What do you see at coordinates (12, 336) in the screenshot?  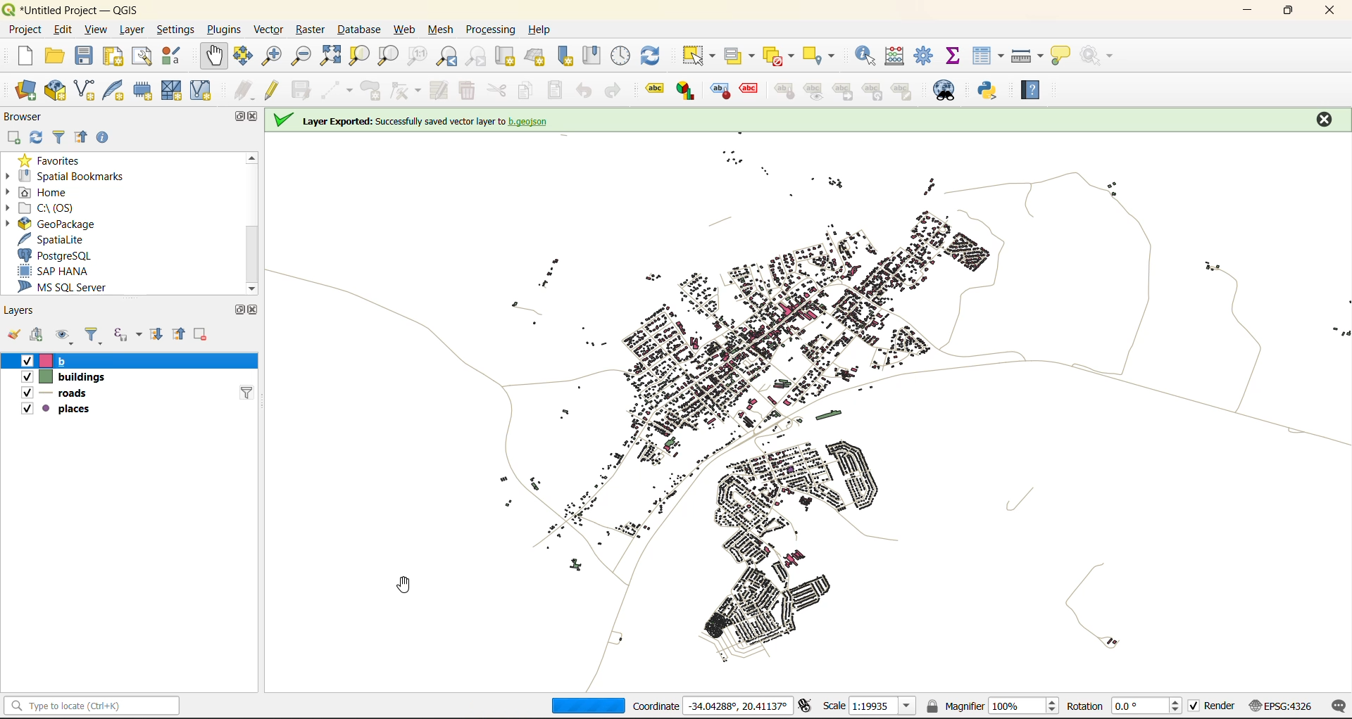 I see `open` at bounding box center [12, 336].